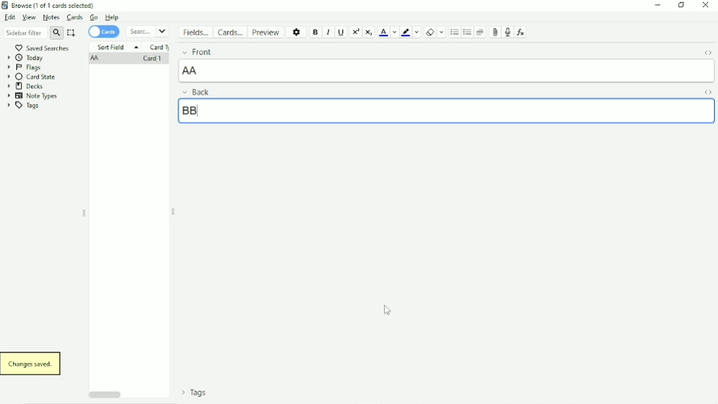 Image resolution: width=718 pixels, height=404 pixels. Describe the element at coordinates (34, 32) in the screenshot. I see `Sidebar filter` at that location.